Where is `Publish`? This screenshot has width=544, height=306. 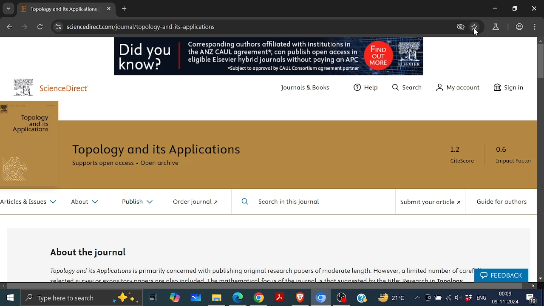
Publish is located at coordinates (134, 202).